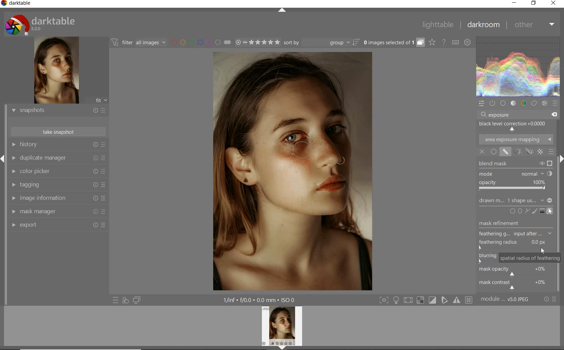 This screenshot has height=350, width=564. I want to click on MASK REFINEMENT, so click(506, 224).